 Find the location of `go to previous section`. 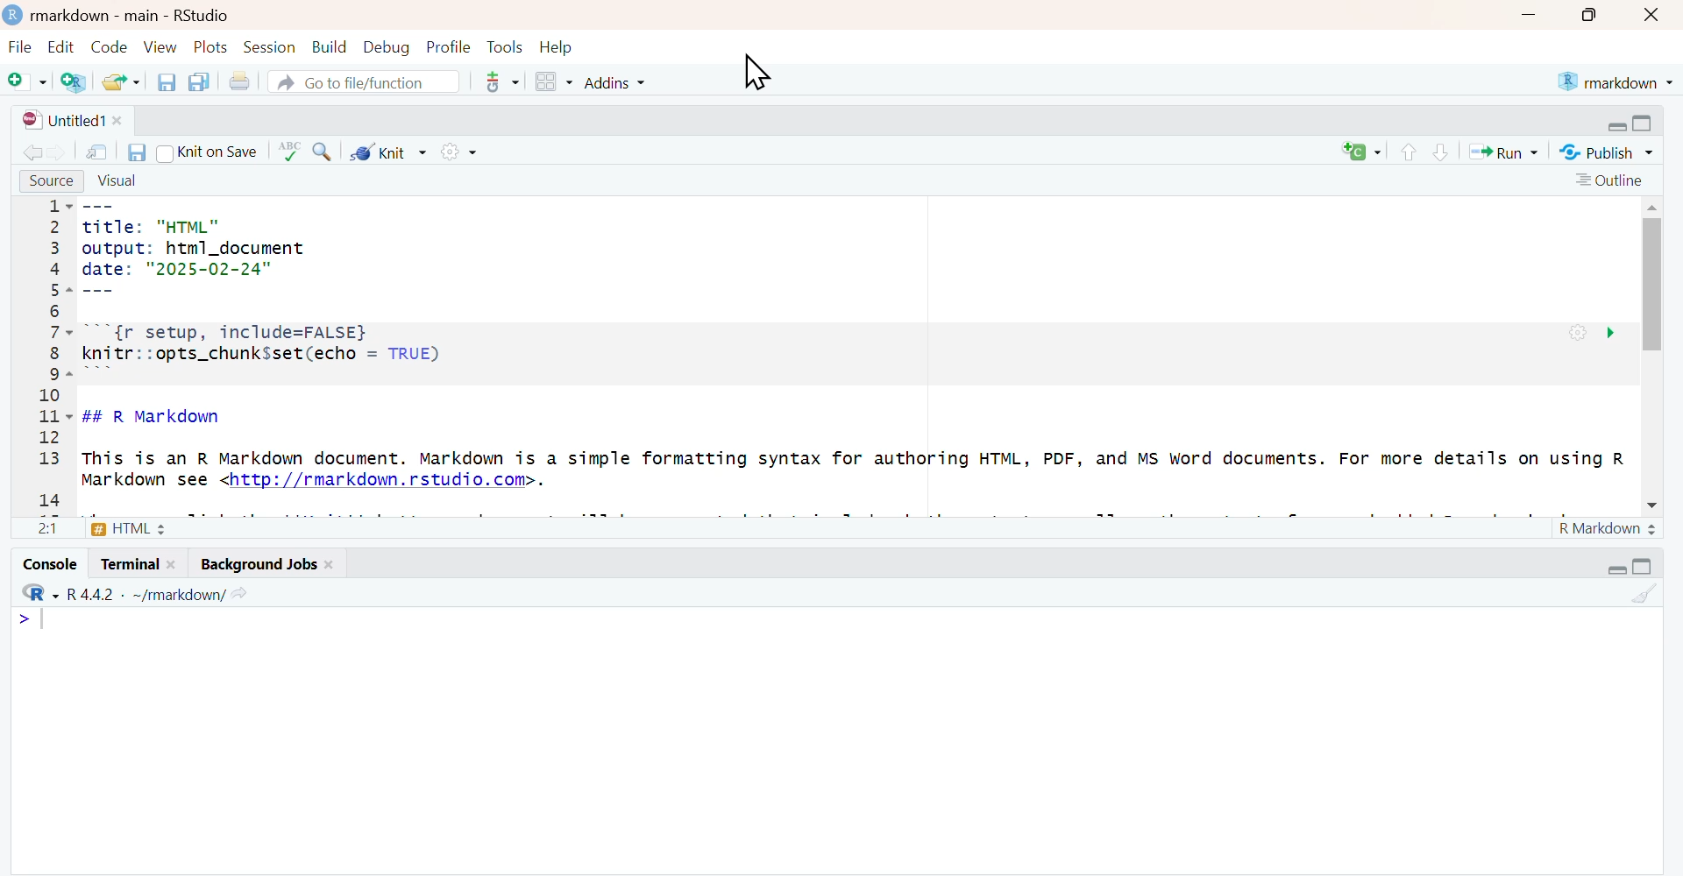

go to previous section is located at coordinates (1410, 153).